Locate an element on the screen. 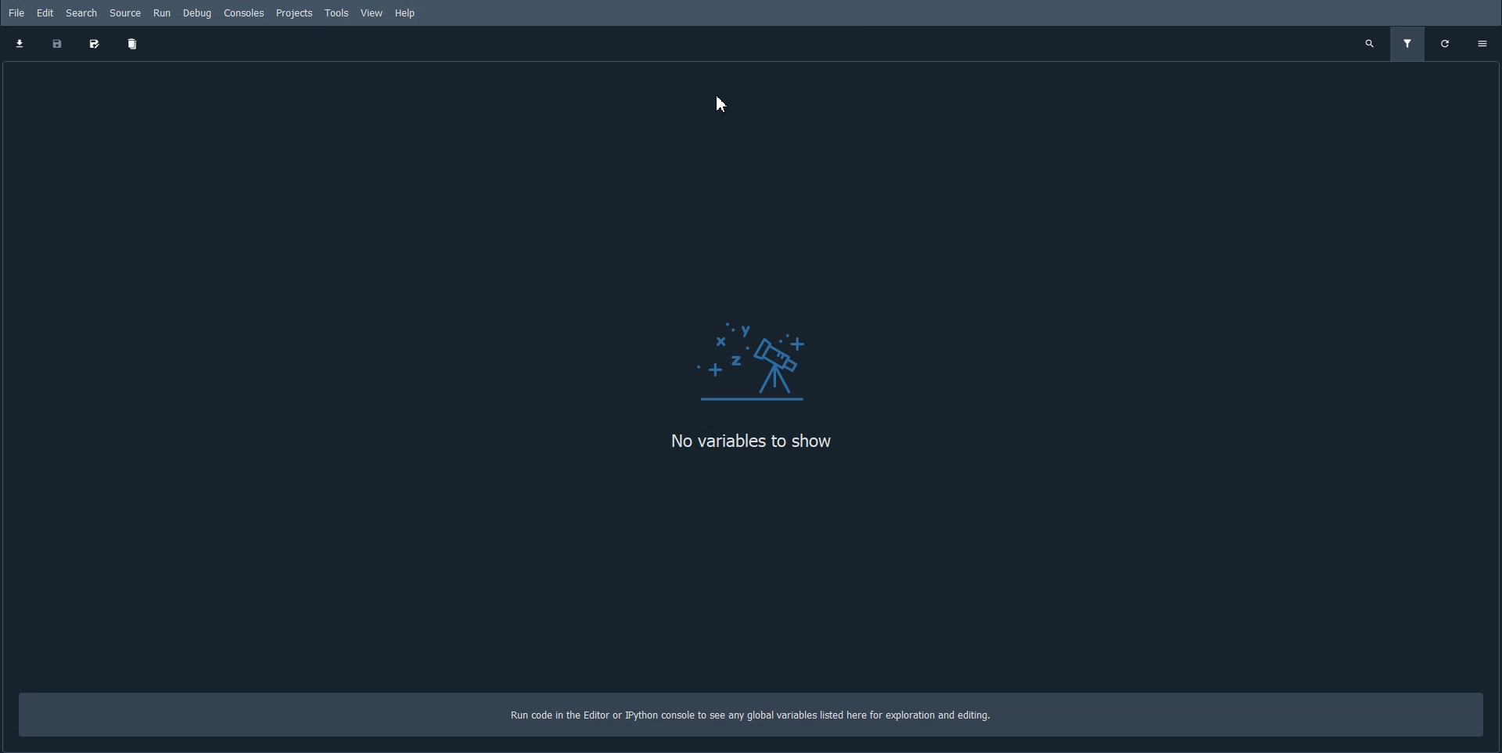 The height and width of the screenshot is (753, 1502). Tools is located at coordinates (336, 13).